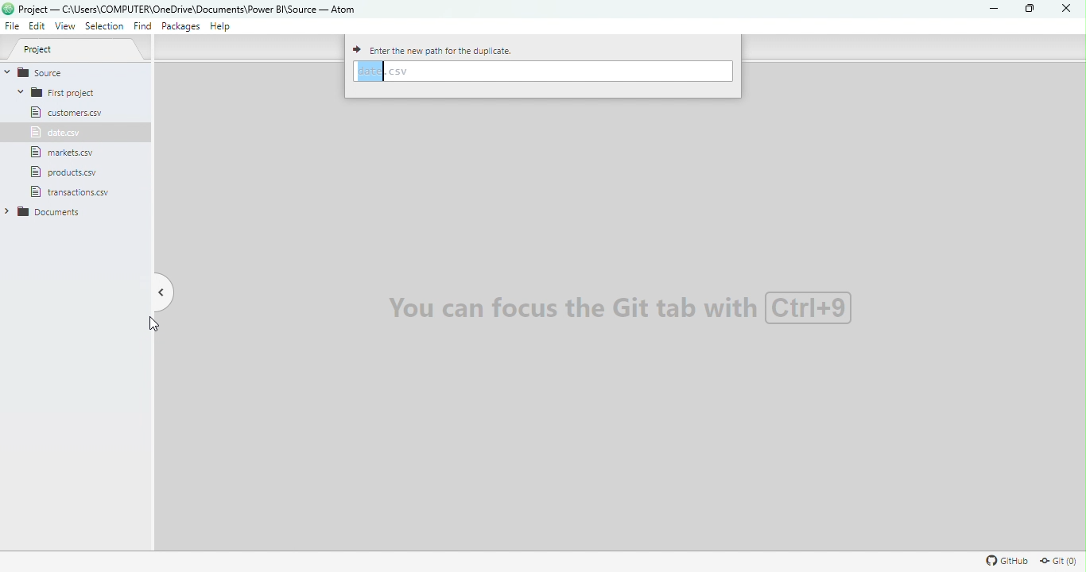 This screenshot has width=1086, height=572. I want to click on File, so click(52, 133).